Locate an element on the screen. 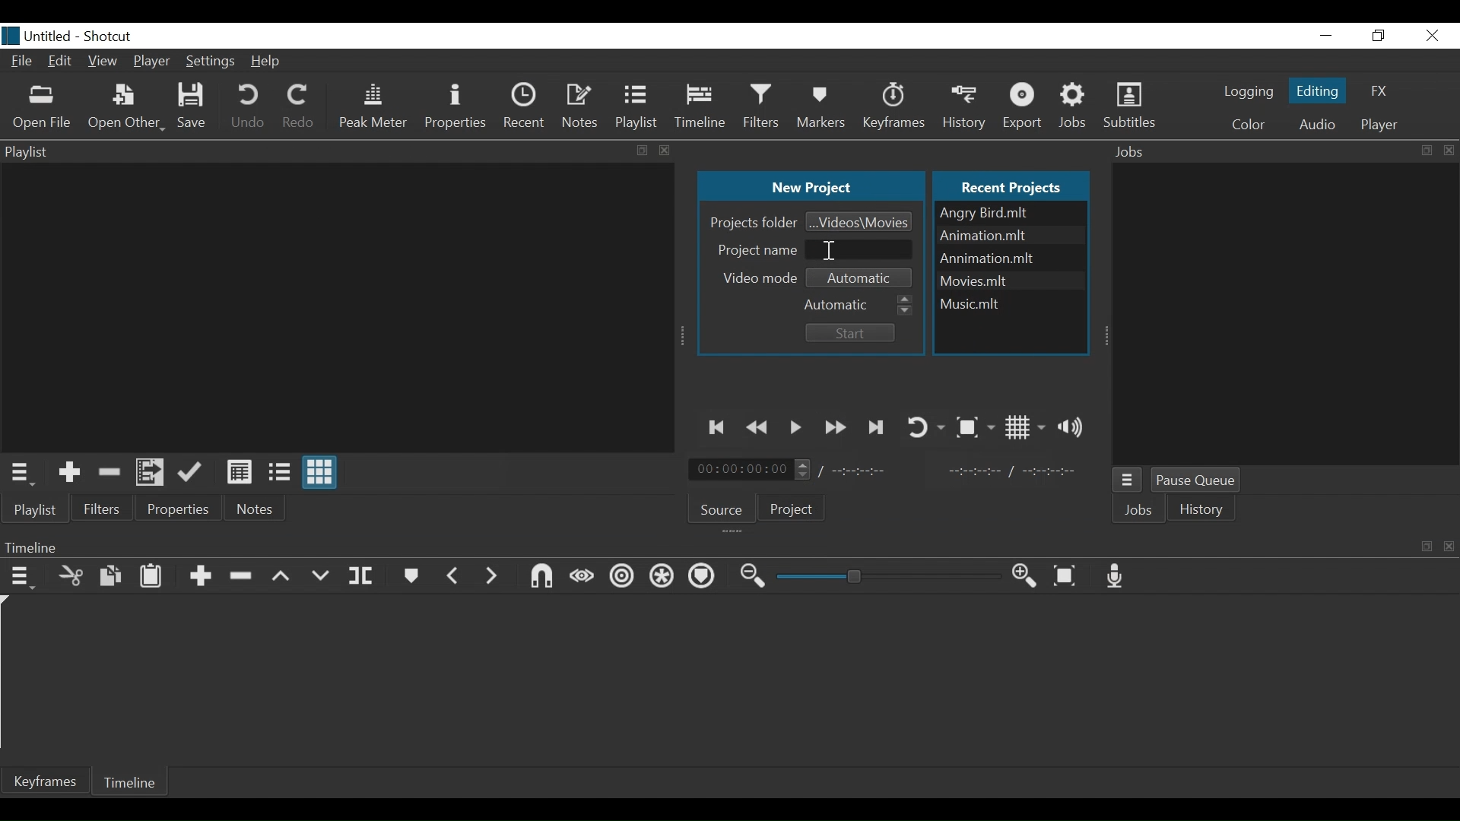 This screenshot has width=1460, height=821. Zoom Timeline to fit is located at coordinates (1068, 576).